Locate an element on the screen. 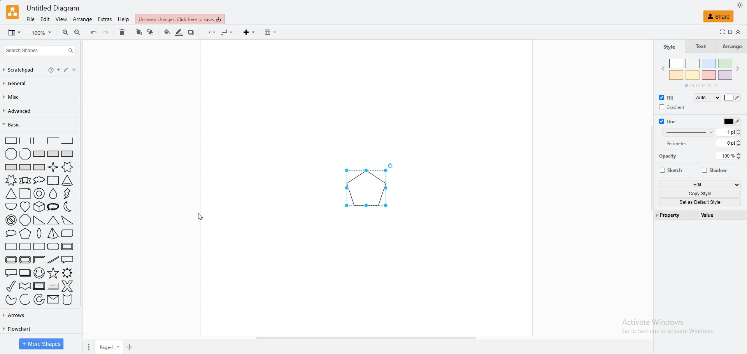 This screenshot has width=747, height=354. rounded frame is located at coordinates (9, 260).